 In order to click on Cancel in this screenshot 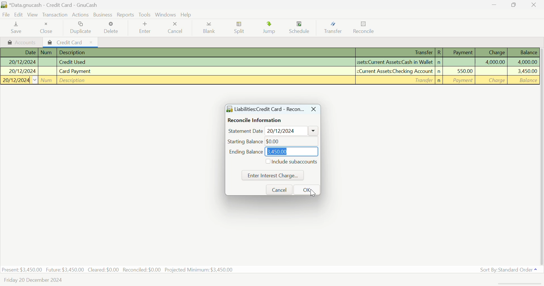, I will do `click(177, 28)`.